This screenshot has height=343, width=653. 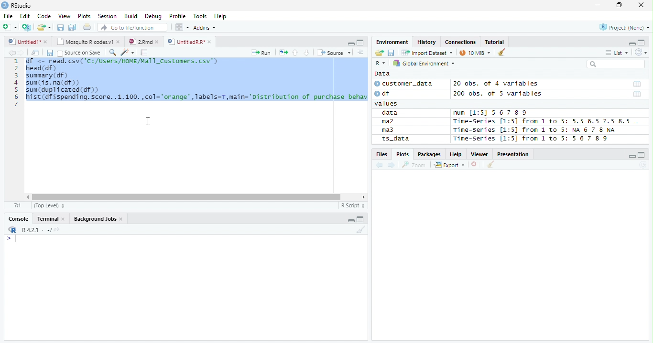 What do you see at coordinates (460, 42) in the screenshot?
I see `Connections` at bounding box center [460, 42].